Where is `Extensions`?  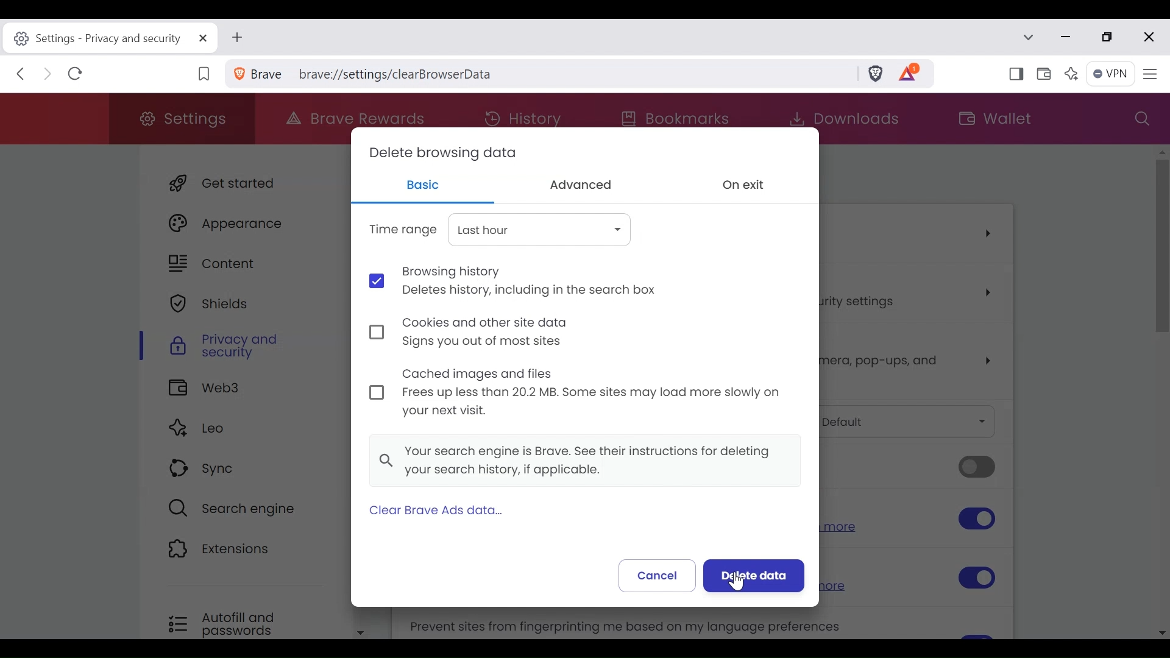 Extensions is located at coordinates (239, 551).